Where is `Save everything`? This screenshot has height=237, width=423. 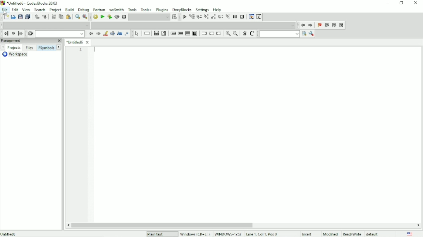
Save everything is located at coordinates (28, 17).